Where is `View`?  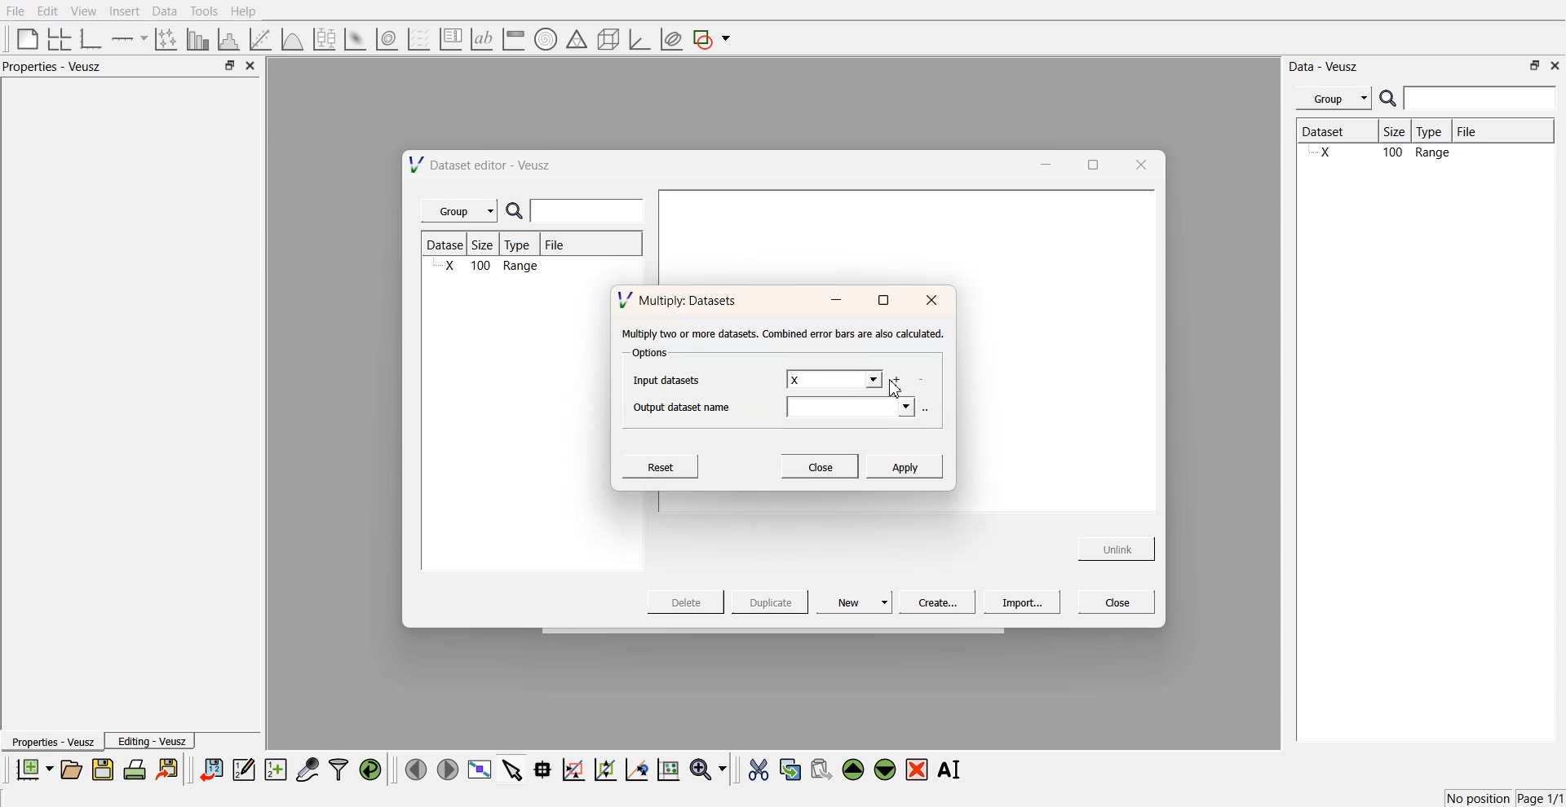
View is located at coordinates (82, 11).